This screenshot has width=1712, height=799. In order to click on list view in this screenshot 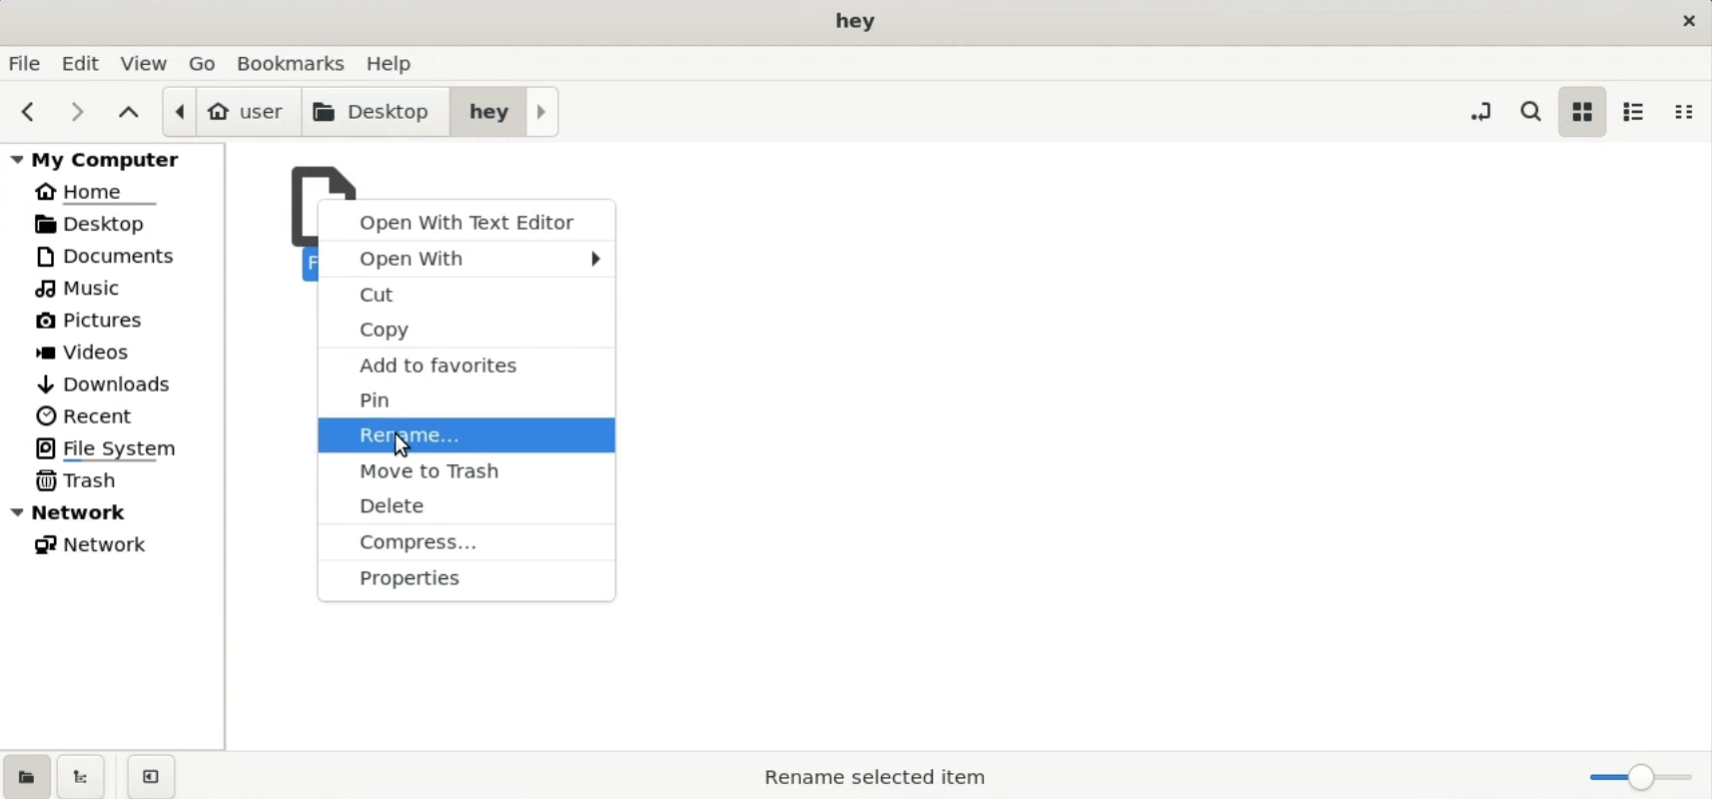, I will do `click(1634, 111)`.